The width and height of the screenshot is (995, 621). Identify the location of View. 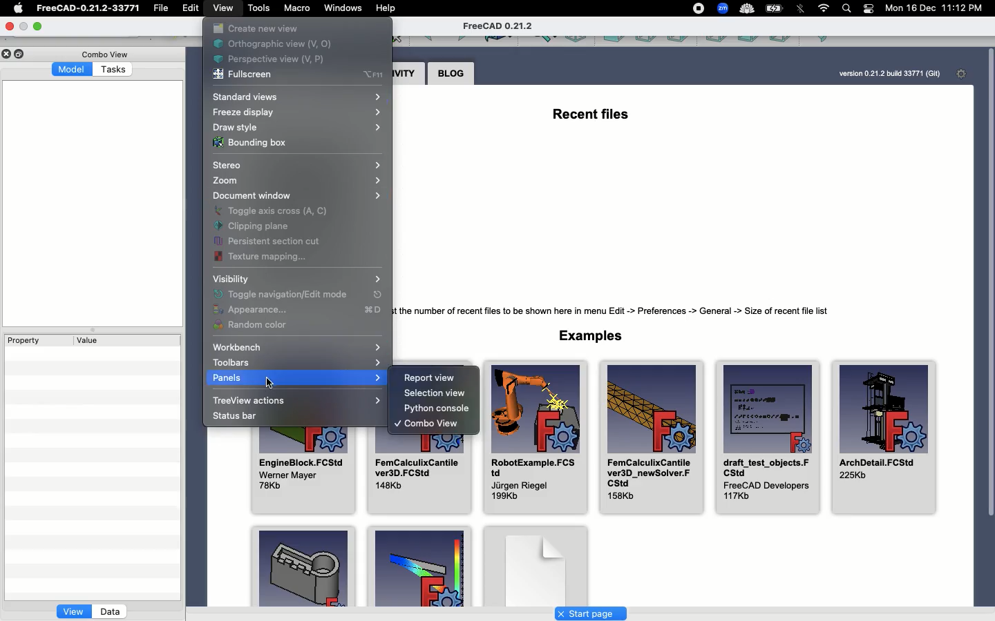
(73, 611).